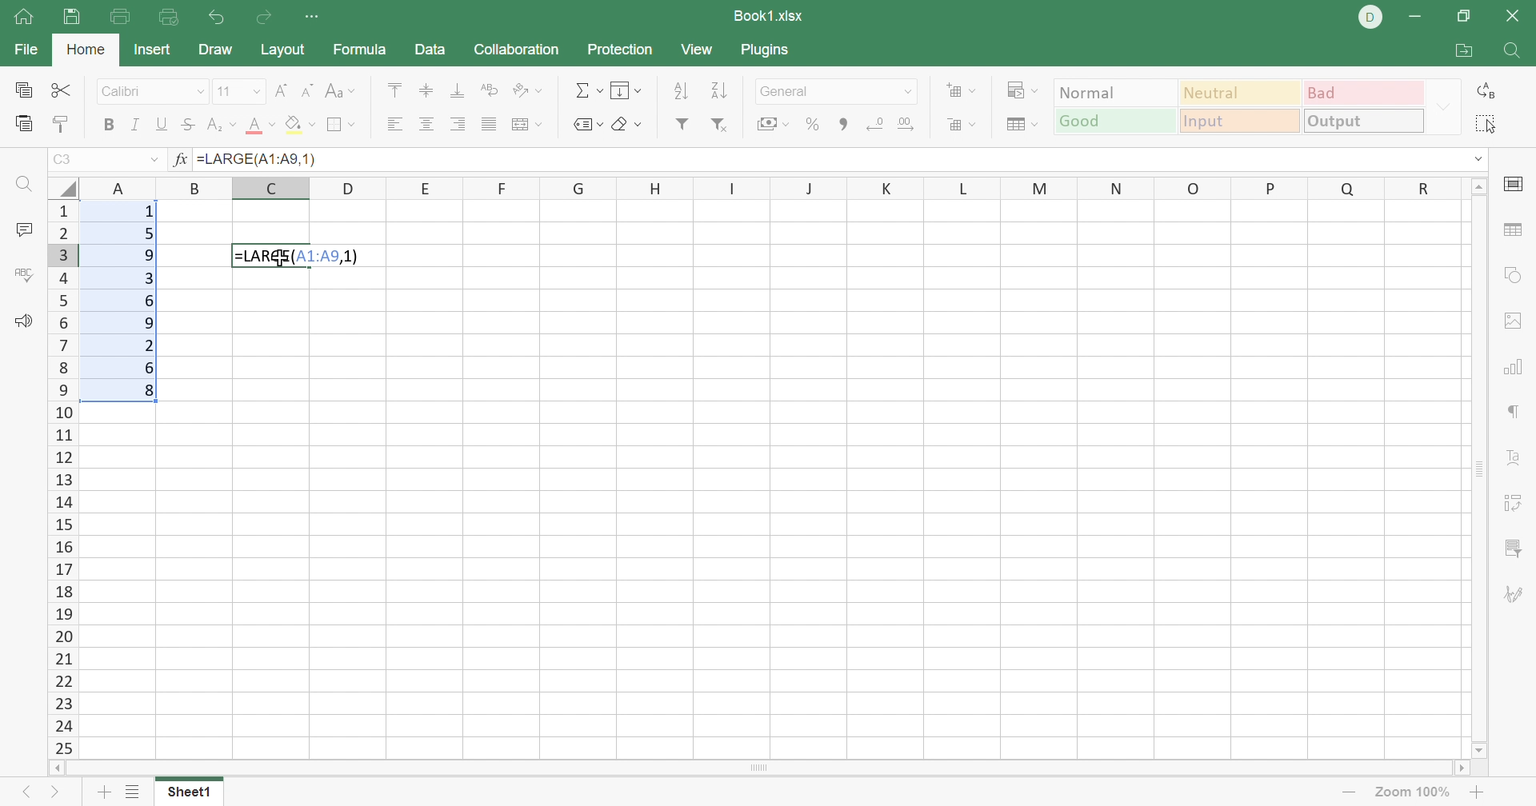 Image resolution: width=1536 pixels, height=806 pixels. Describe the element at coordinates (588, 90) in the screenshot. I see `Summation` at that location.